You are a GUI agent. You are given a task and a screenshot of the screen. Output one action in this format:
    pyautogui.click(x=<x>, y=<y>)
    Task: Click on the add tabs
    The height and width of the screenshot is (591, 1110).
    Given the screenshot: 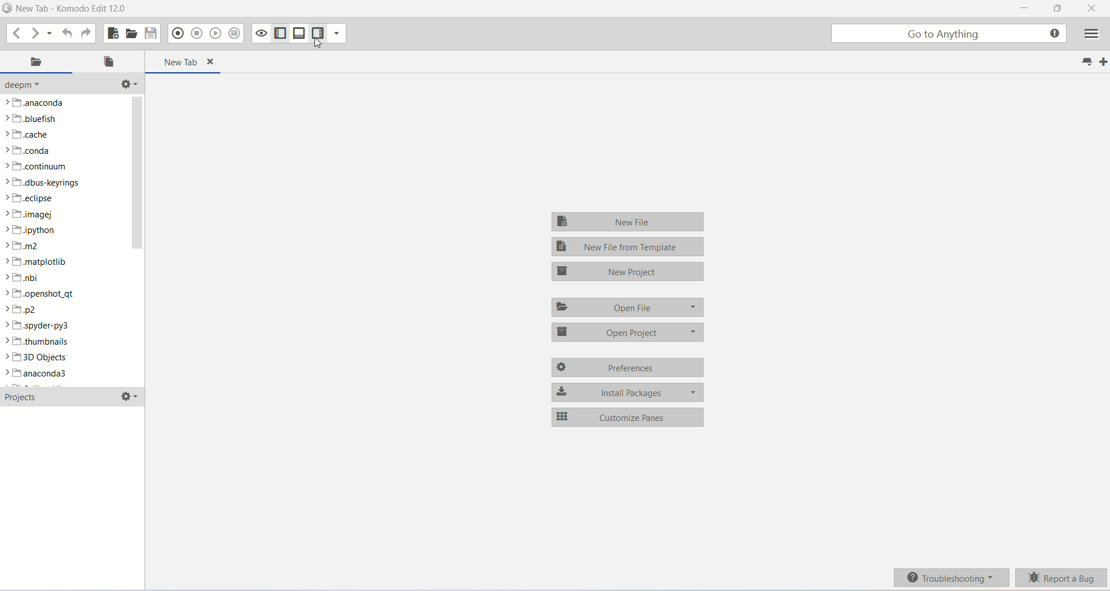 What is the action you would take?
    pyautogui.click(x=1103, y=62)
    